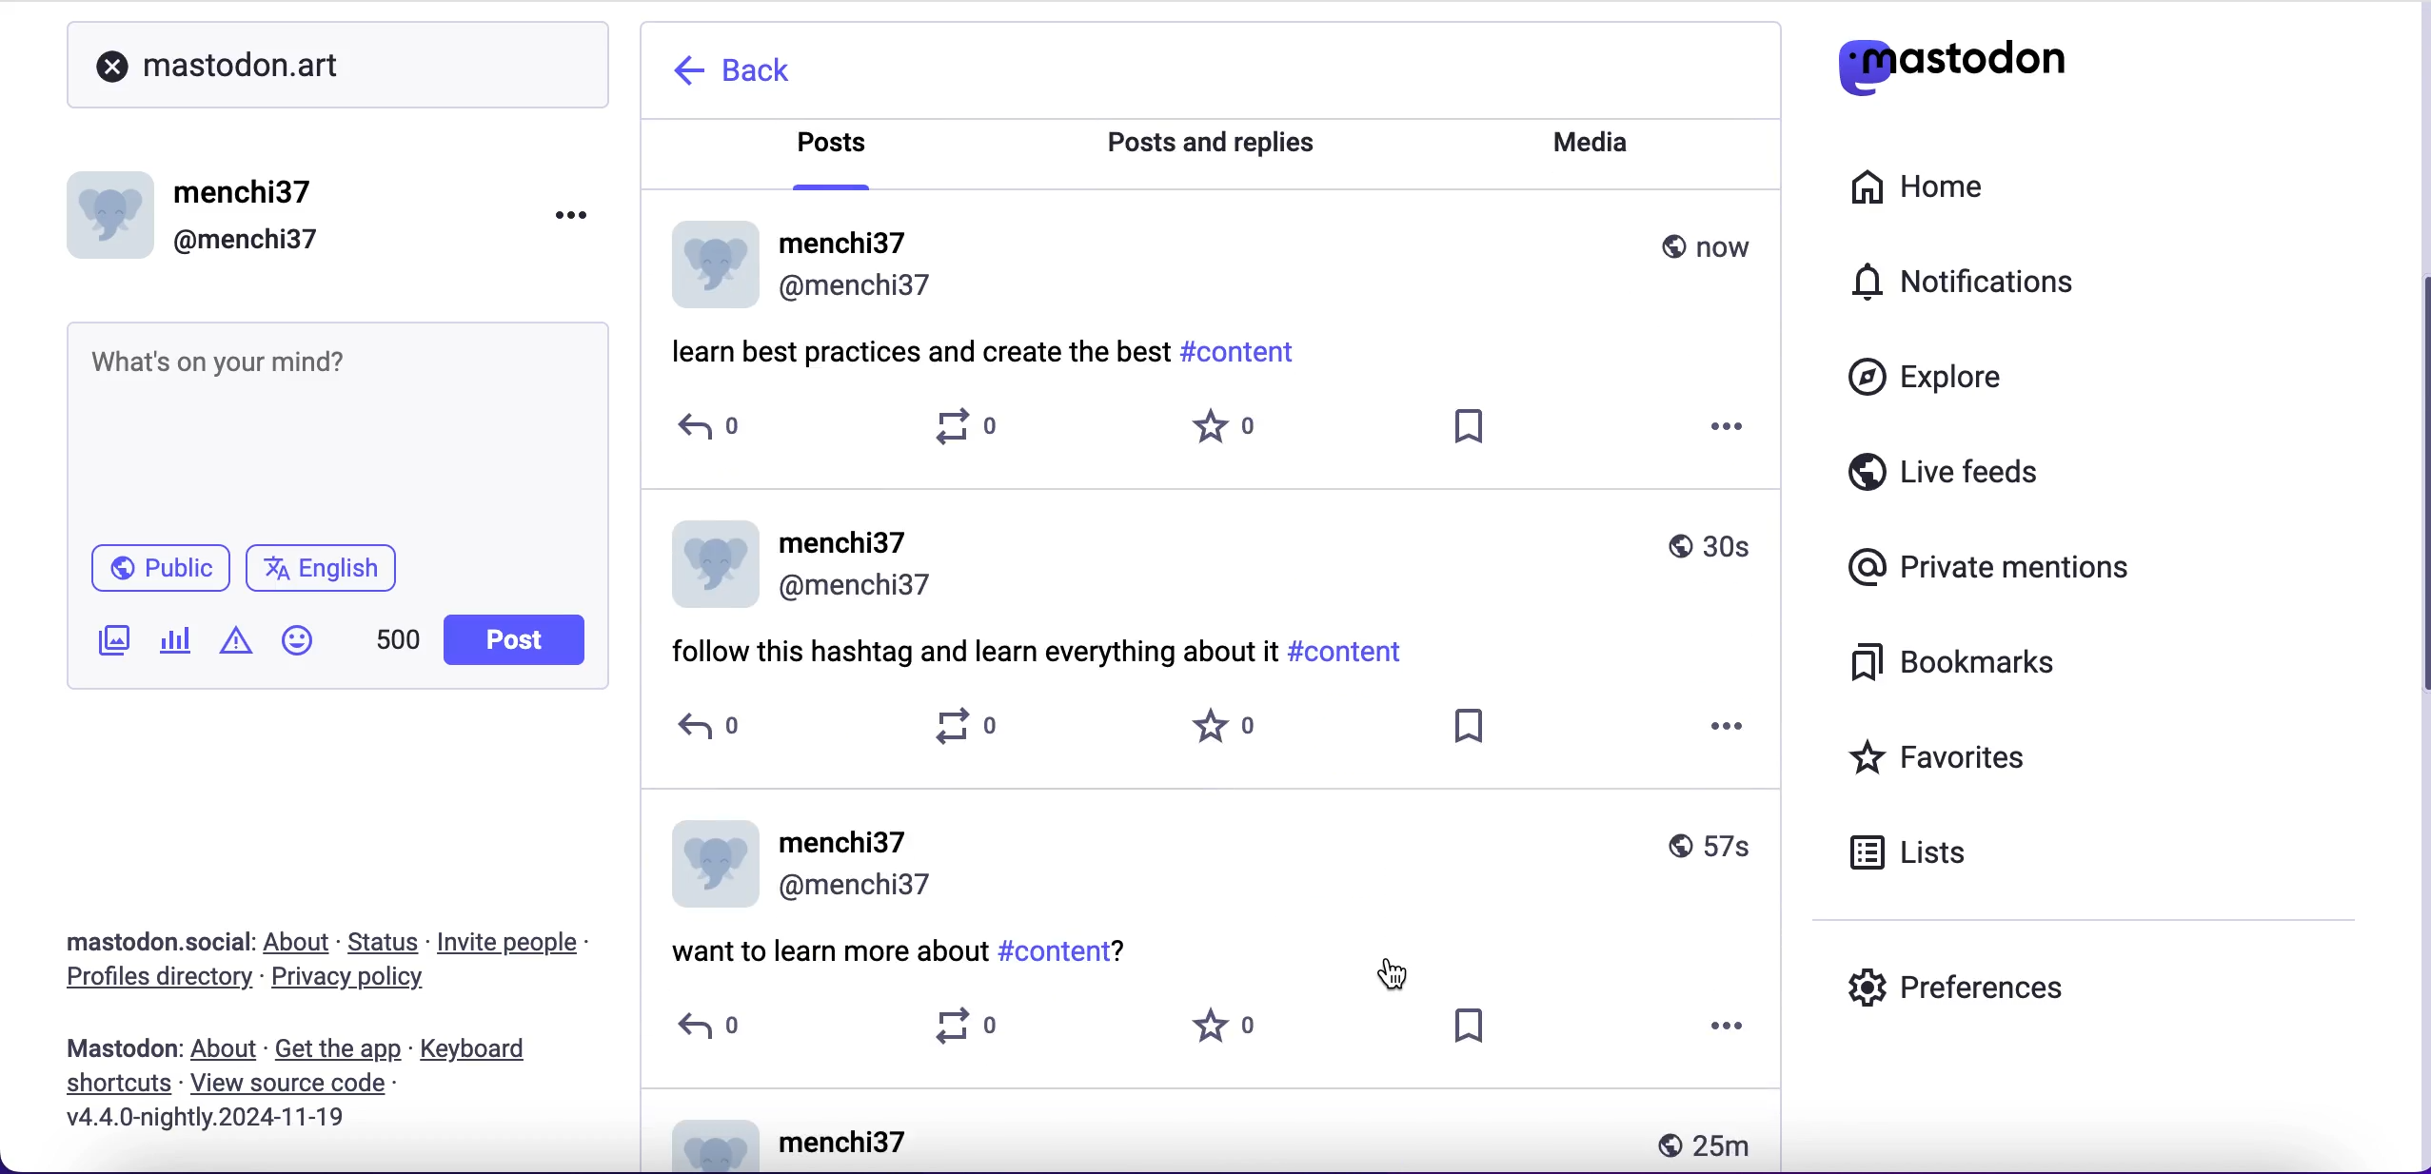  What do you see at coordinates (1982, 569) in the screenshot?
I see `private mentions` at bounding box center [1982, 569].